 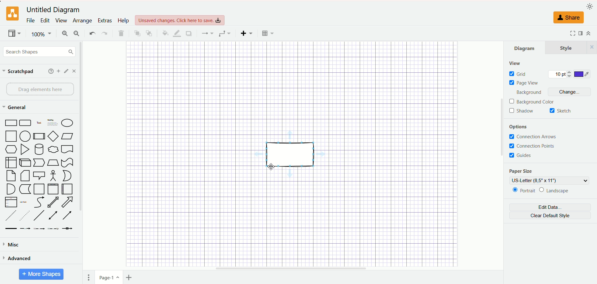 What do you see at coordinates (589, 34) in the screenshot?
I see `expand/collapse` at bounding box center [589, 34].